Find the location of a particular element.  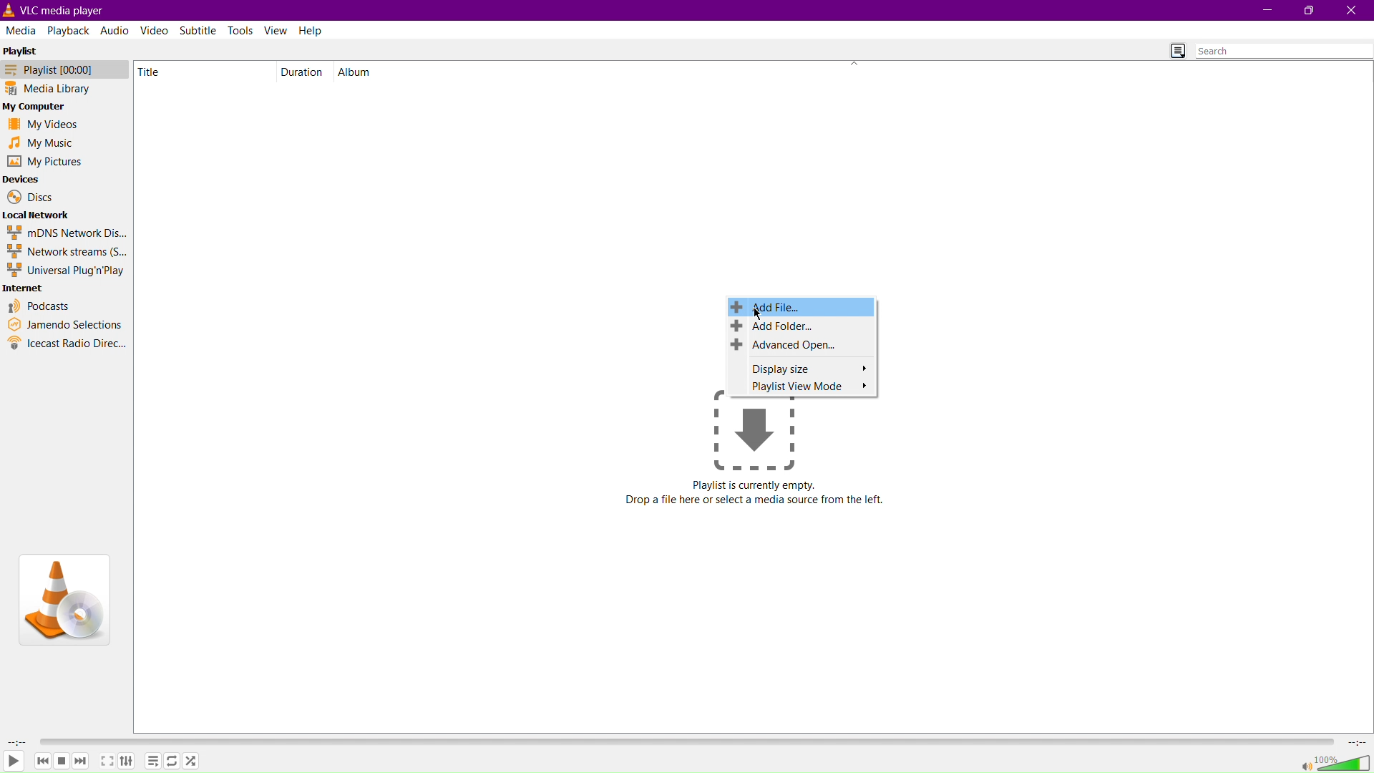

Close is located at coordinates (1352, 10).